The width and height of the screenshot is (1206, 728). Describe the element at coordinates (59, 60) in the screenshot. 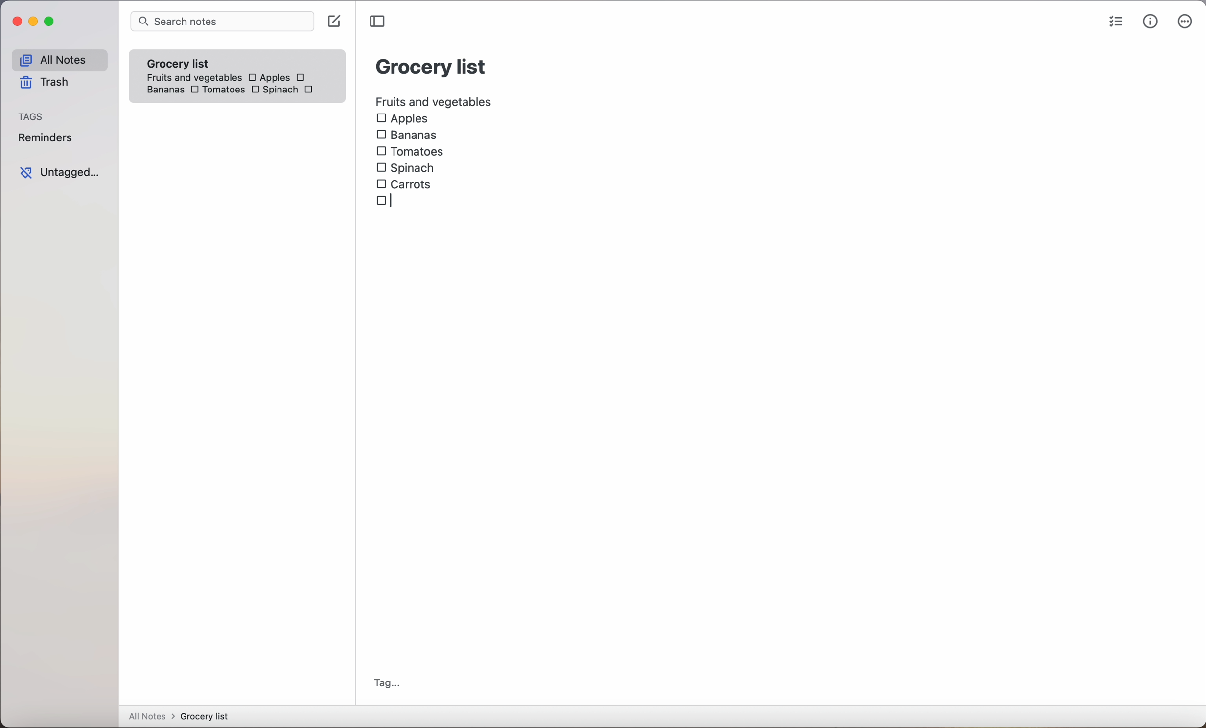

I see `all notes` at that location.